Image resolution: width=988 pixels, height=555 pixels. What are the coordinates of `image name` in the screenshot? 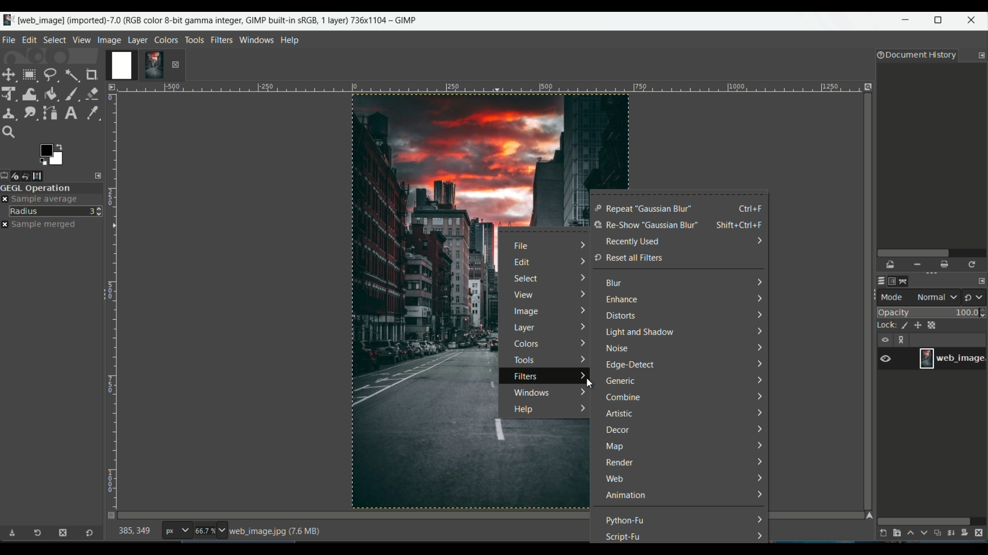 It's located at (952, 358).